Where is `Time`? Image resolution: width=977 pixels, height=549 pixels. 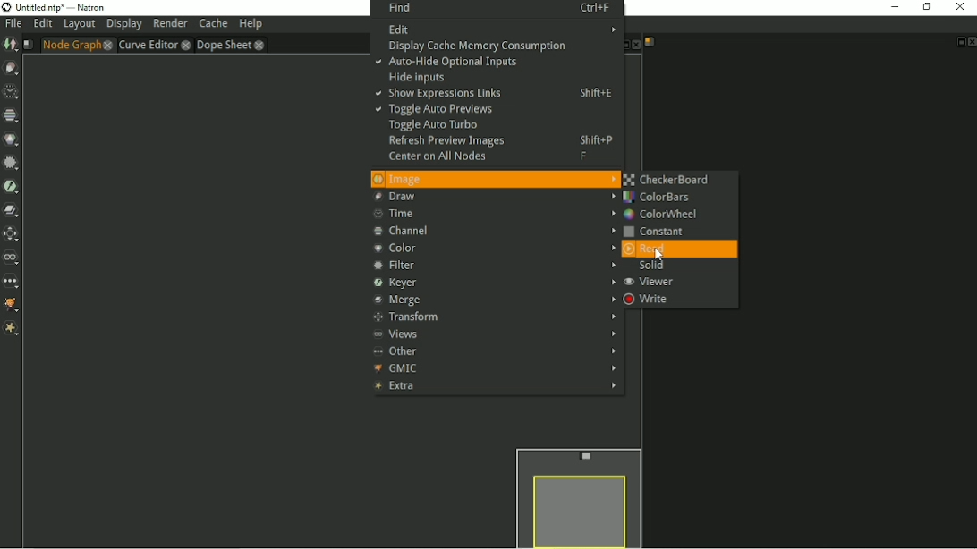 Time is located at coordinates (491, 214).